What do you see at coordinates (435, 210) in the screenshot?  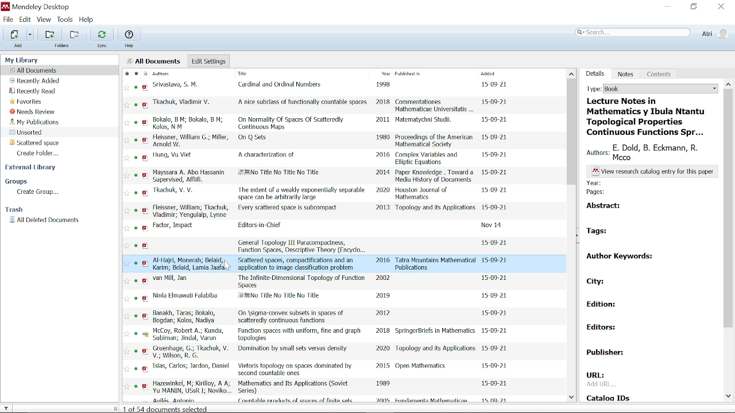 I see `Topology and its Applications` at bounding box center [435, 210].